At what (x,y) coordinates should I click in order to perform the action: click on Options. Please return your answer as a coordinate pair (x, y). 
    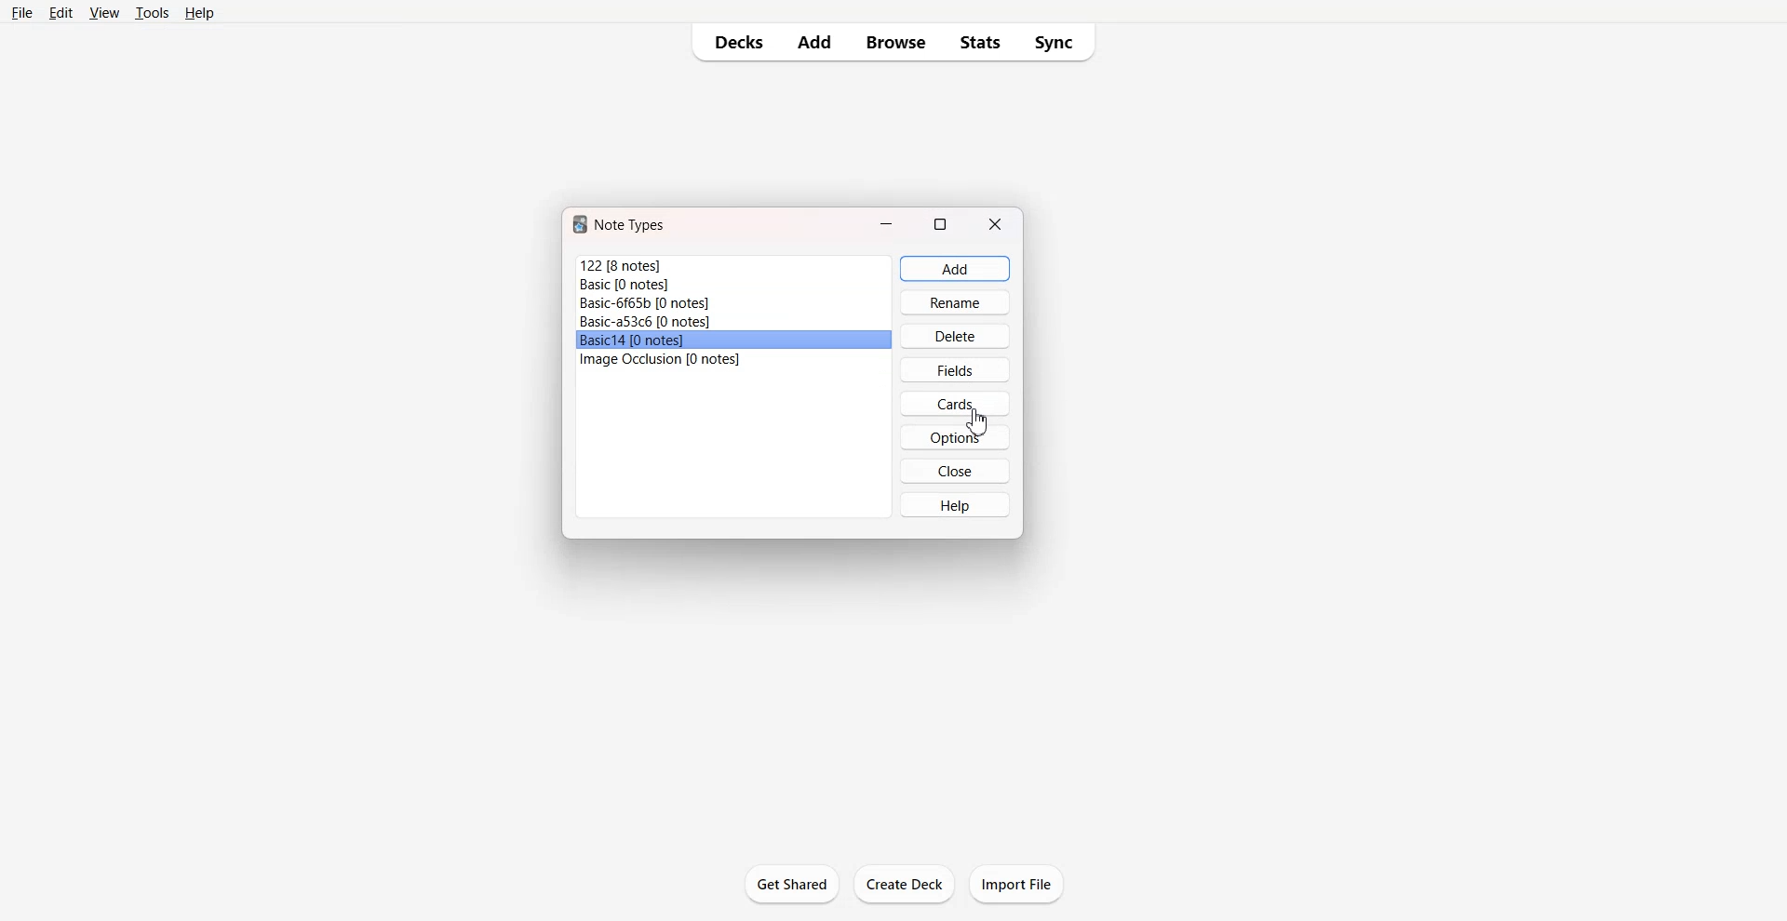
    Looking at the image, I should click on (953, 437).